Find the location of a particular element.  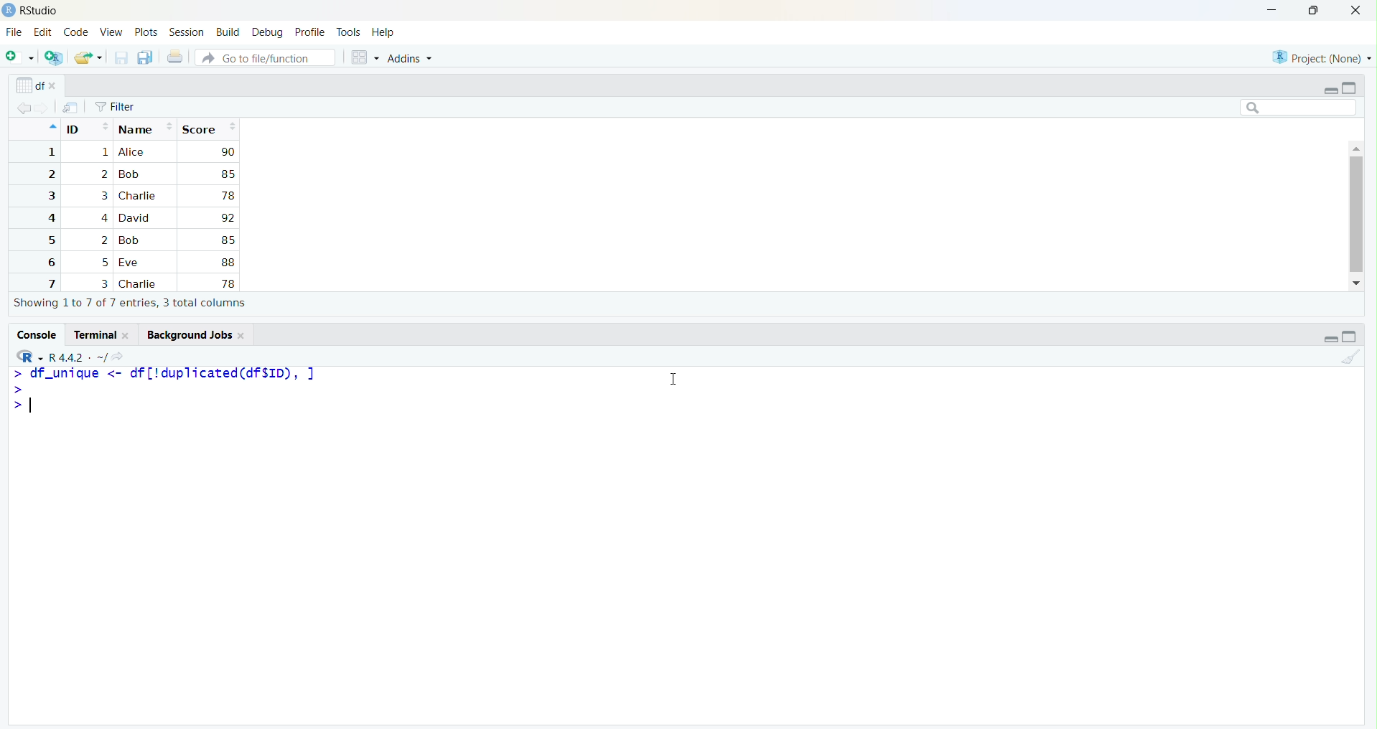

Bob is located at coordinates (129, 175).